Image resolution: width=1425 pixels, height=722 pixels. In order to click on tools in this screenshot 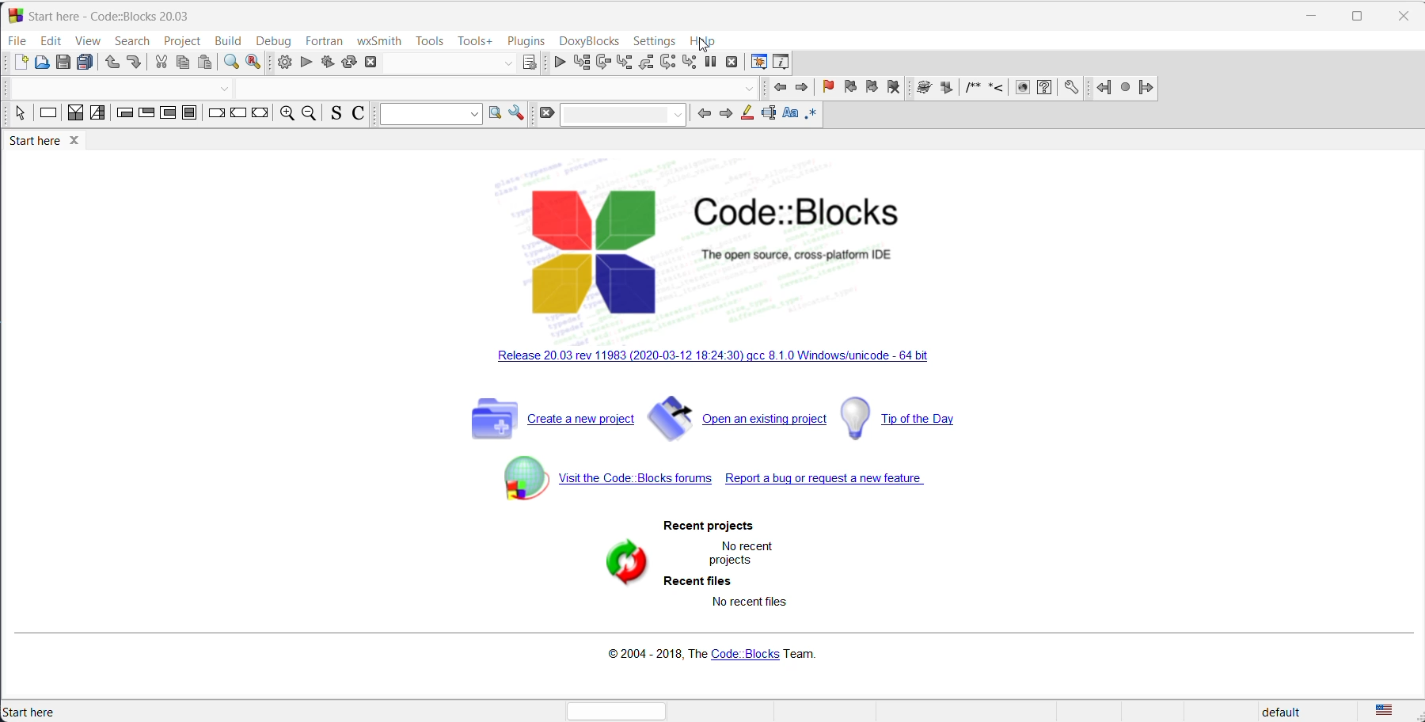, I will do `click(428, 41)`.